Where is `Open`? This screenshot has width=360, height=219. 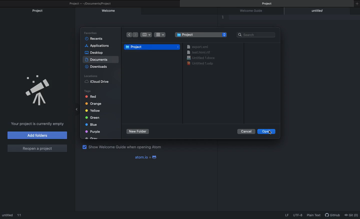 Open is located at coordinates (268, 131).